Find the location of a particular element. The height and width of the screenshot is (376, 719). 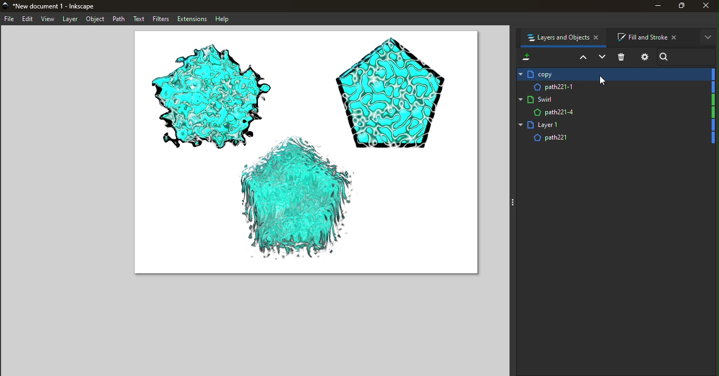

Minimize is located at coordinates (656, 6).